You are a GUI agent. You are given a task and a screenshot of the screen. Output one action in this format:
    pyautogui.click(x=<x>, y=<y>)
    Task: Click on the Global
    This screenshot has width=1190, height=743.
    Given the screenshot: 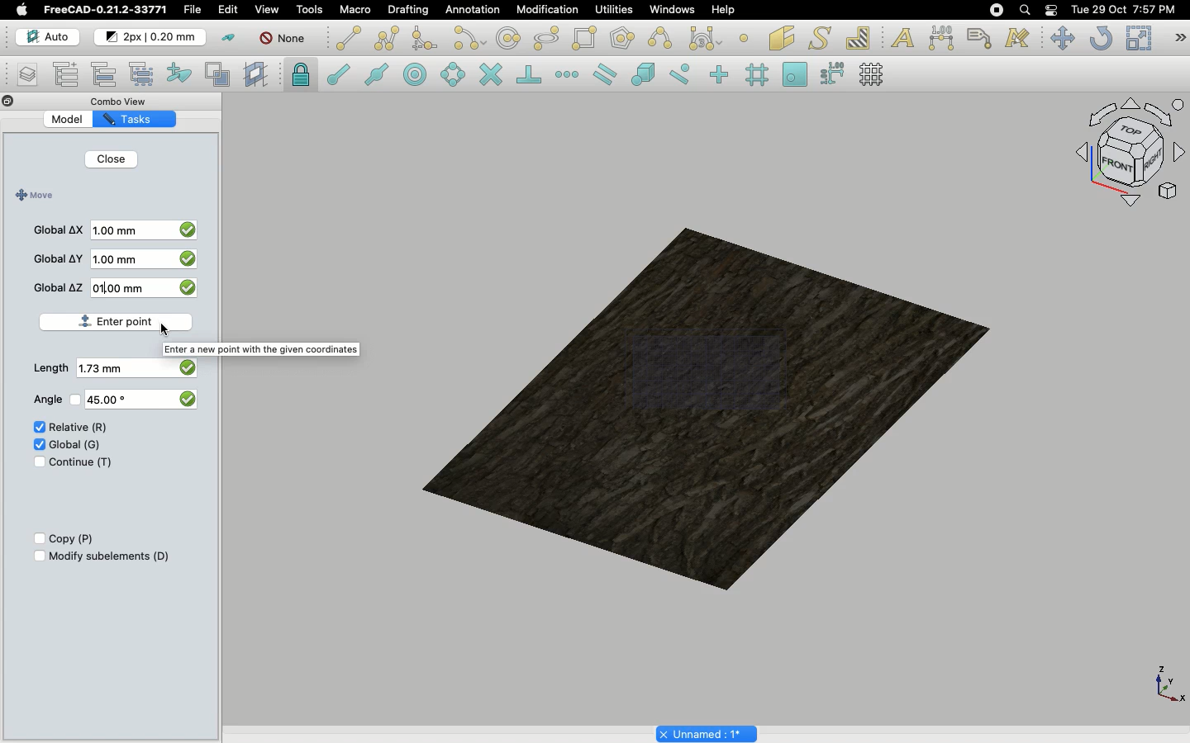 What is the action you would take?
    pyautogui.click(x=76, y=443)
    